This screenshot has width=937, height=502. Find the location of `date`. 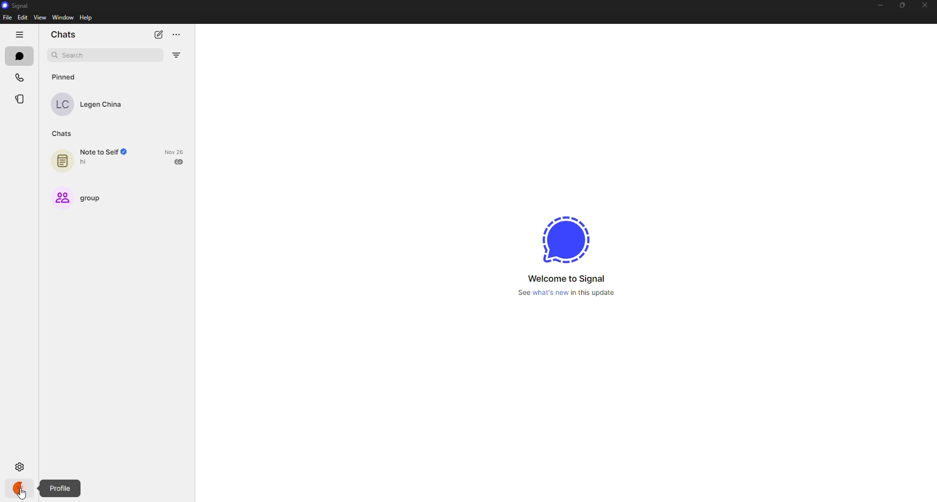

date is located at coordinates (174, 152).